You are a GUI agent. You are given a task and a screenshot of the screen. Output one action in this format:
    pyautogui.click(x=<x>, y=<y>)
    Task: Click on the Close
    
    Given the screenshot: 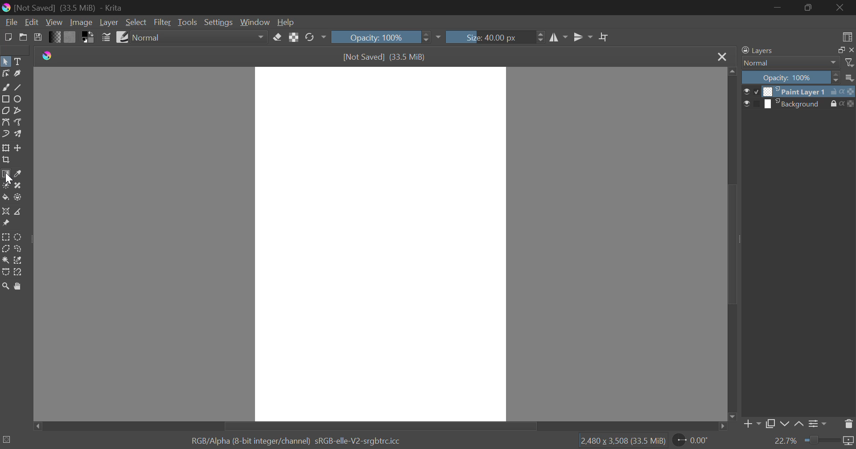 What is the action you would take?
    pyautogui.click(x=843, y=8)
    